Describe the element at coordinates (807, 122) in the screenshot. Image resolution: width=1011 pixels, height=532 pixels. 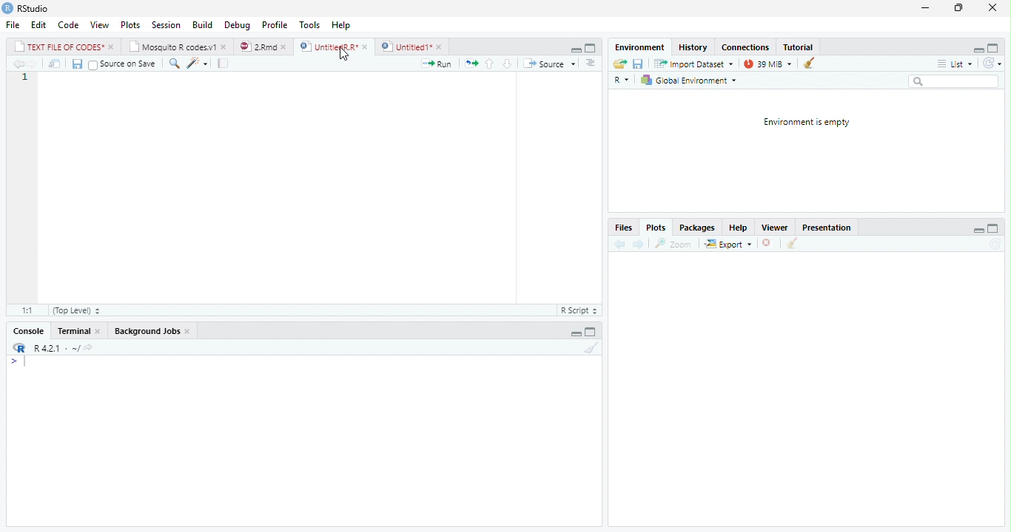
I see `Environment is empty` at that location.